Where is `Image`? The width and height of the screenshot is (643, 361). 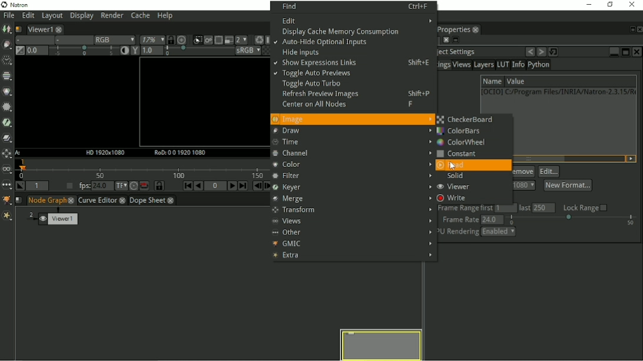
Image is located at coordinates (7, 29).